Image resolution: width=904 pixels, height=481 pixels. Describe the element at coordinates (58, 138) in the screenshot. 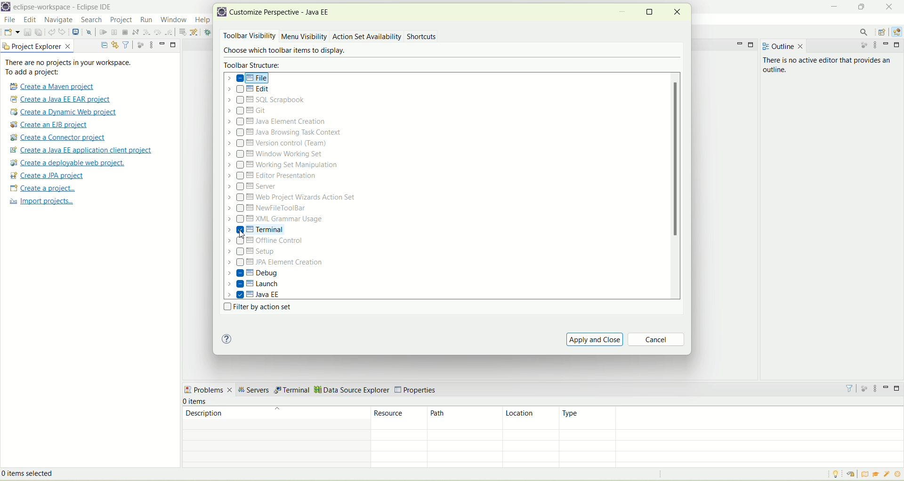

I see `create a connector project` at that location.